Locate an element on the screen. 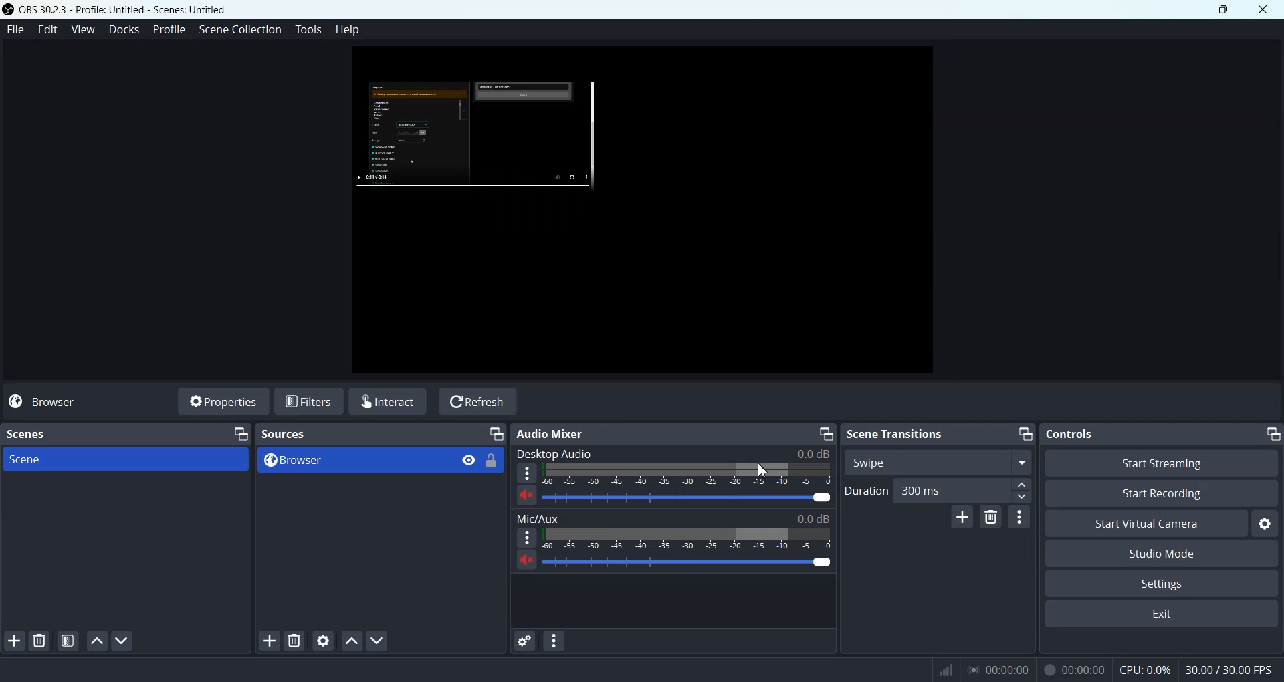 The height and width of the screenshot is (682, 1284). Edit is located at coordinates (49, 29).